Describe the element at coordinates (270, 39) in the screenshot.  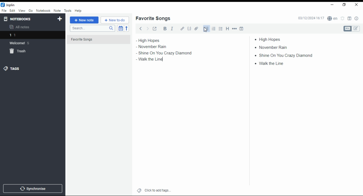
I see `high hopes` at that location.